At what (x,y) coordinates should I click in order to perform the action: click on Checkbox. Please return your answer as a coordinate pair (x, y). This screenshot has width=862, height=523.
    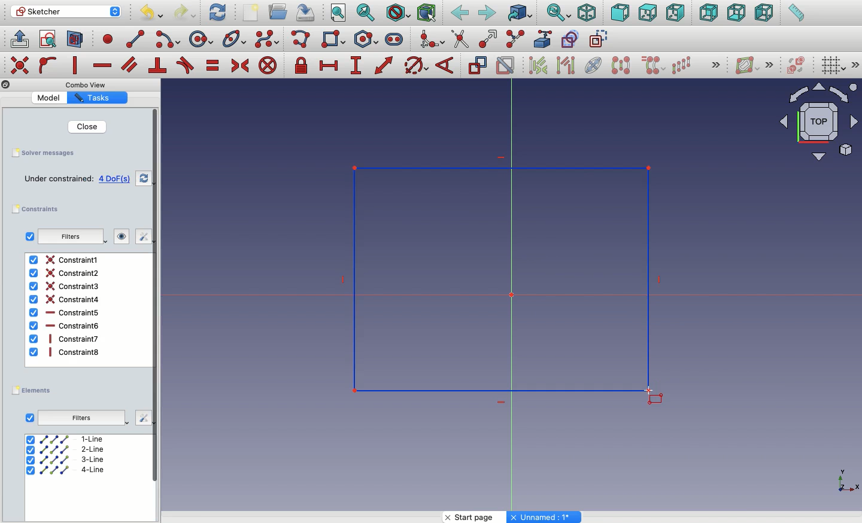
    Looking at the image, I should click on (30, 418).